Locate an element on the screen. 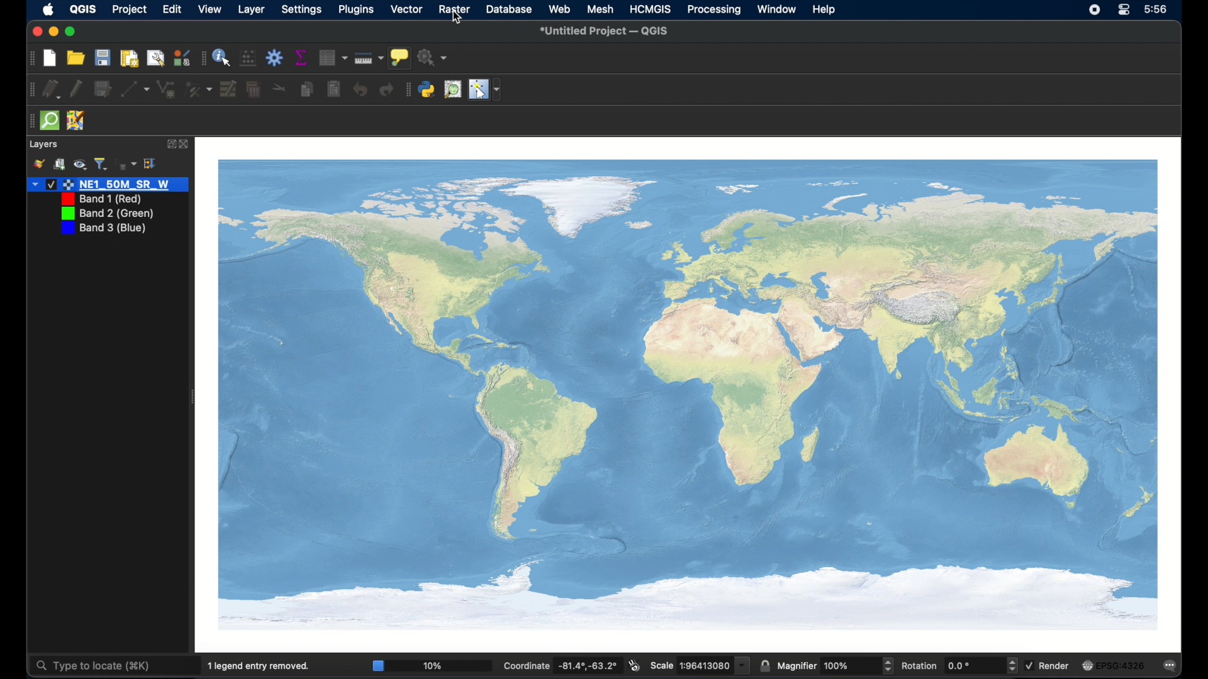  Increase/Decrease arrows is located at coordinates (893, 668).